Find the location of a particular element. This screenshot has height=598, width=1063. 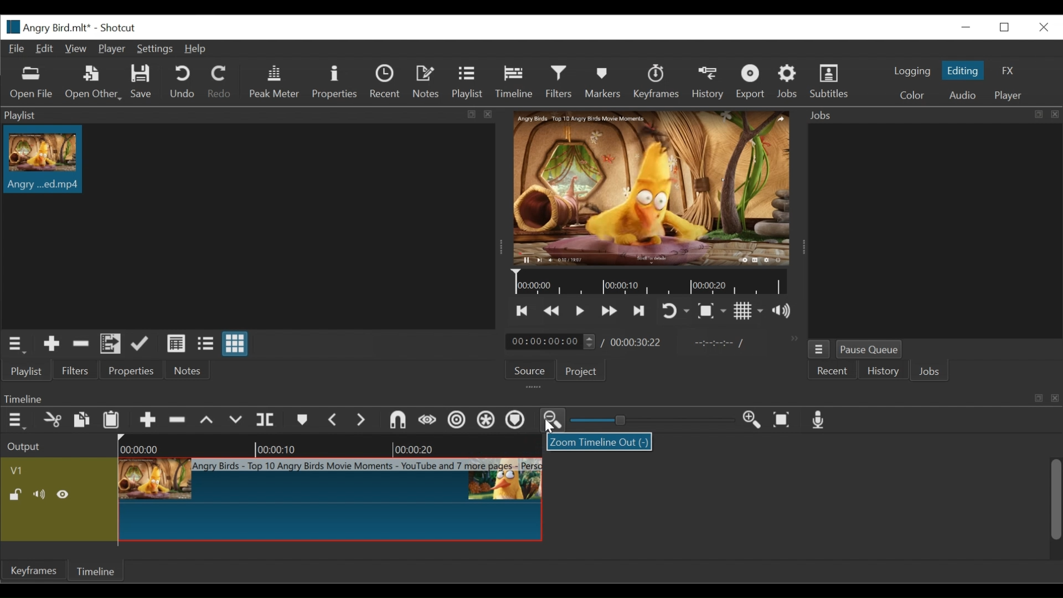

Next Marker is located at coordinates (363, 420).